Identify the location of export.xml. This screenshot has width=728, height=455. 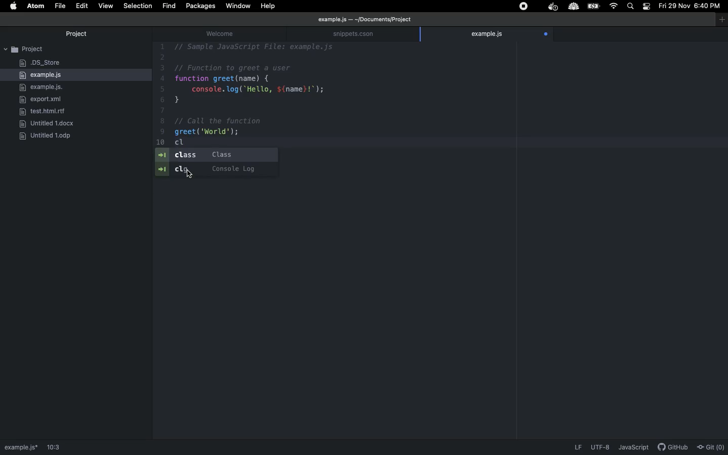
(42, 100).